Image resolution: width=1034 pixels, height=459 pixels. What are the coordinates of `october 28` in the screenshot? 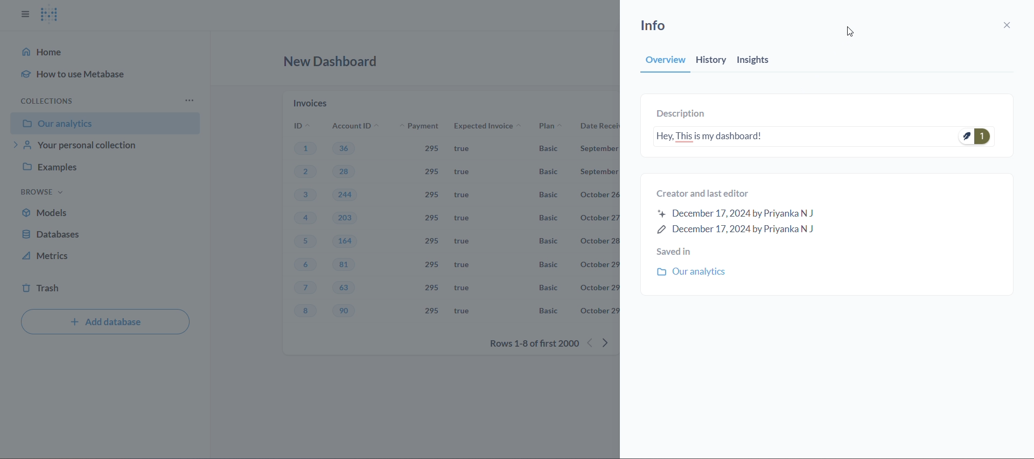 It's located at (597, 241).